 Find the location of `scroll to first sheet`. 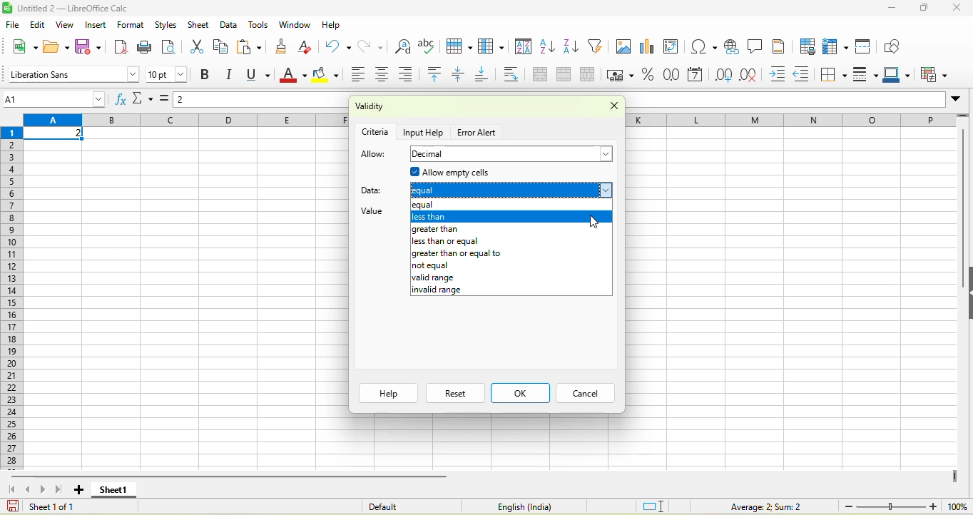

scroll to first sheet is located at coordinates (11, 489).